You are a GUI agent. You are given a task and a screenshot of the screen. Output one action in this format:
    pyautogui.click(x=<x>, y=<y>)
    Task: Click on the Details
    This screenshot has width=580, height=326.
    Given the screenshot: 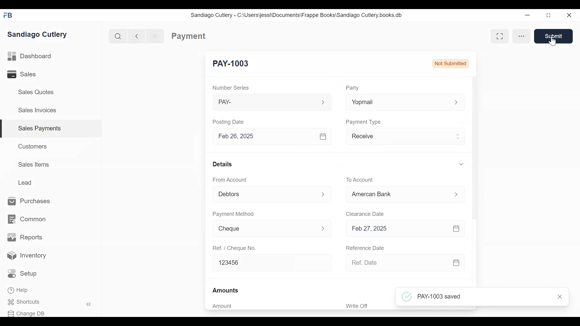 What is the action you would take?
    pyautogui.click(x=223, y=165)
    